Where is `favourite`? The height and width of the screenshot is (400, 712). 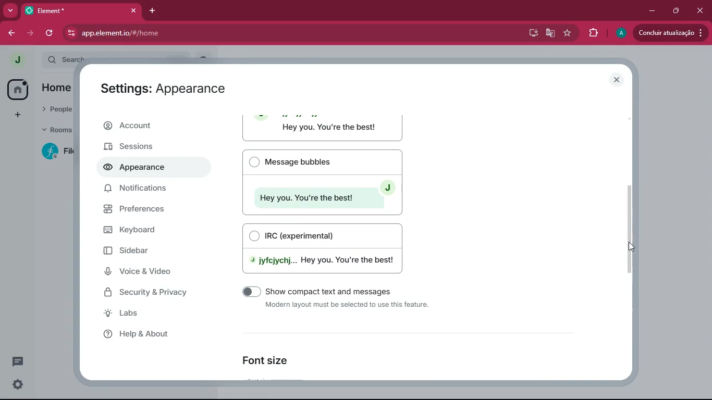
favourite is located at coordinates (568, 33).